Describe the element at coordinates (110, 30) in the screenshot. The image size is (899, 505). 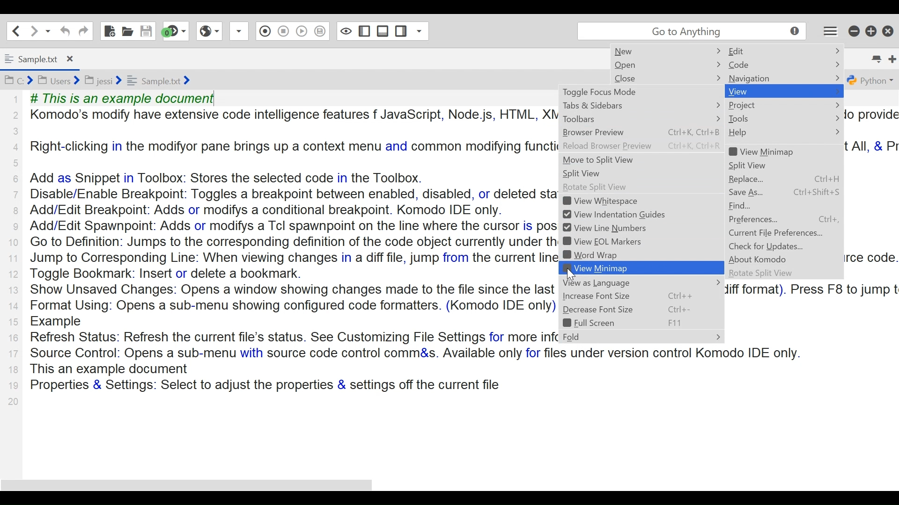
I see `New File` at that location.